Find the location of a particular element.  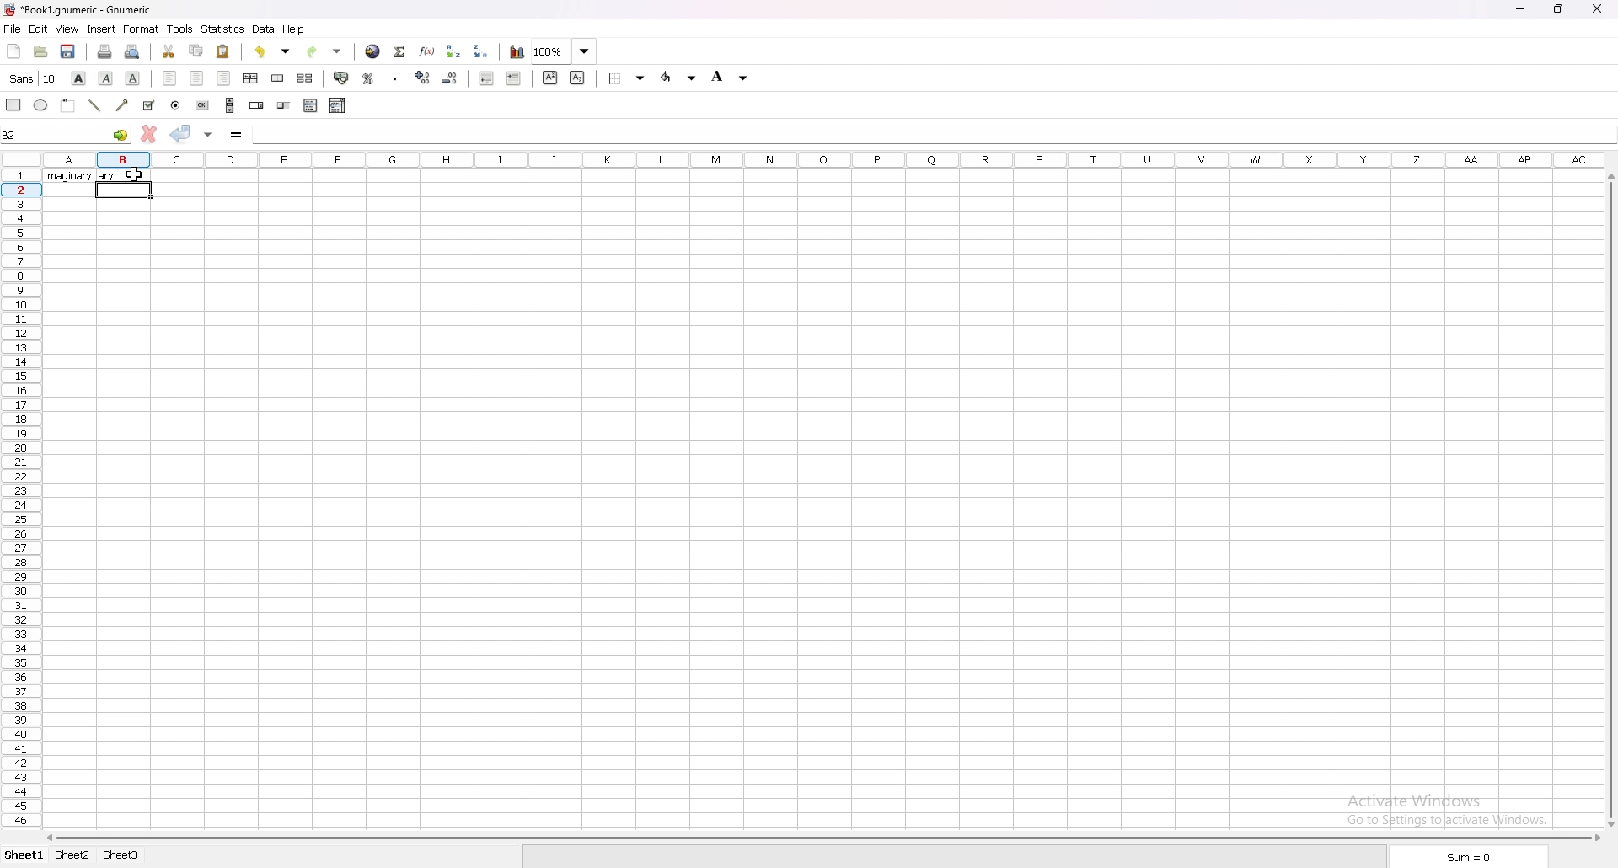

ellipse is located at coordinates (41, 104).